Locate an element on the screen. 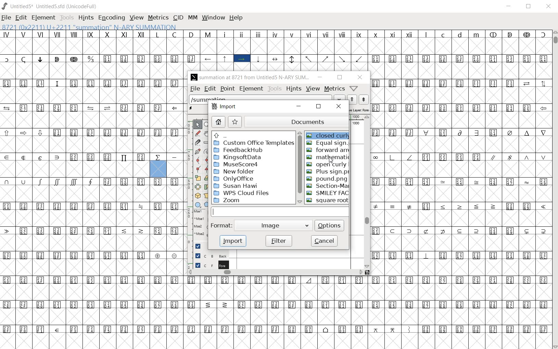 The height and width of the screenshot is (349, 558). mse1 mse1 mse2 mse2 is located at coordinates (196, 223).